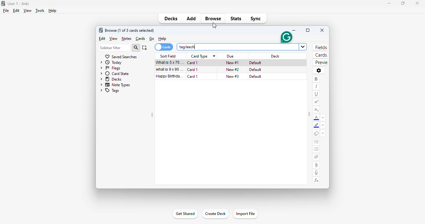 The width and height of the screenshot is (425, 224). Describe the element at coordinates (236, 19) in the screenshot. I see `stats` at that location.